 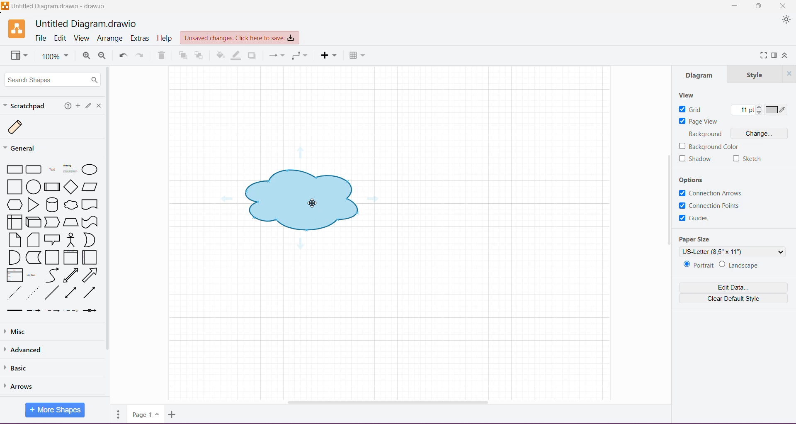 What do you see at coordinates (705, 134) in the screenshot?
I see `Background` at bounding box center [705, 134].